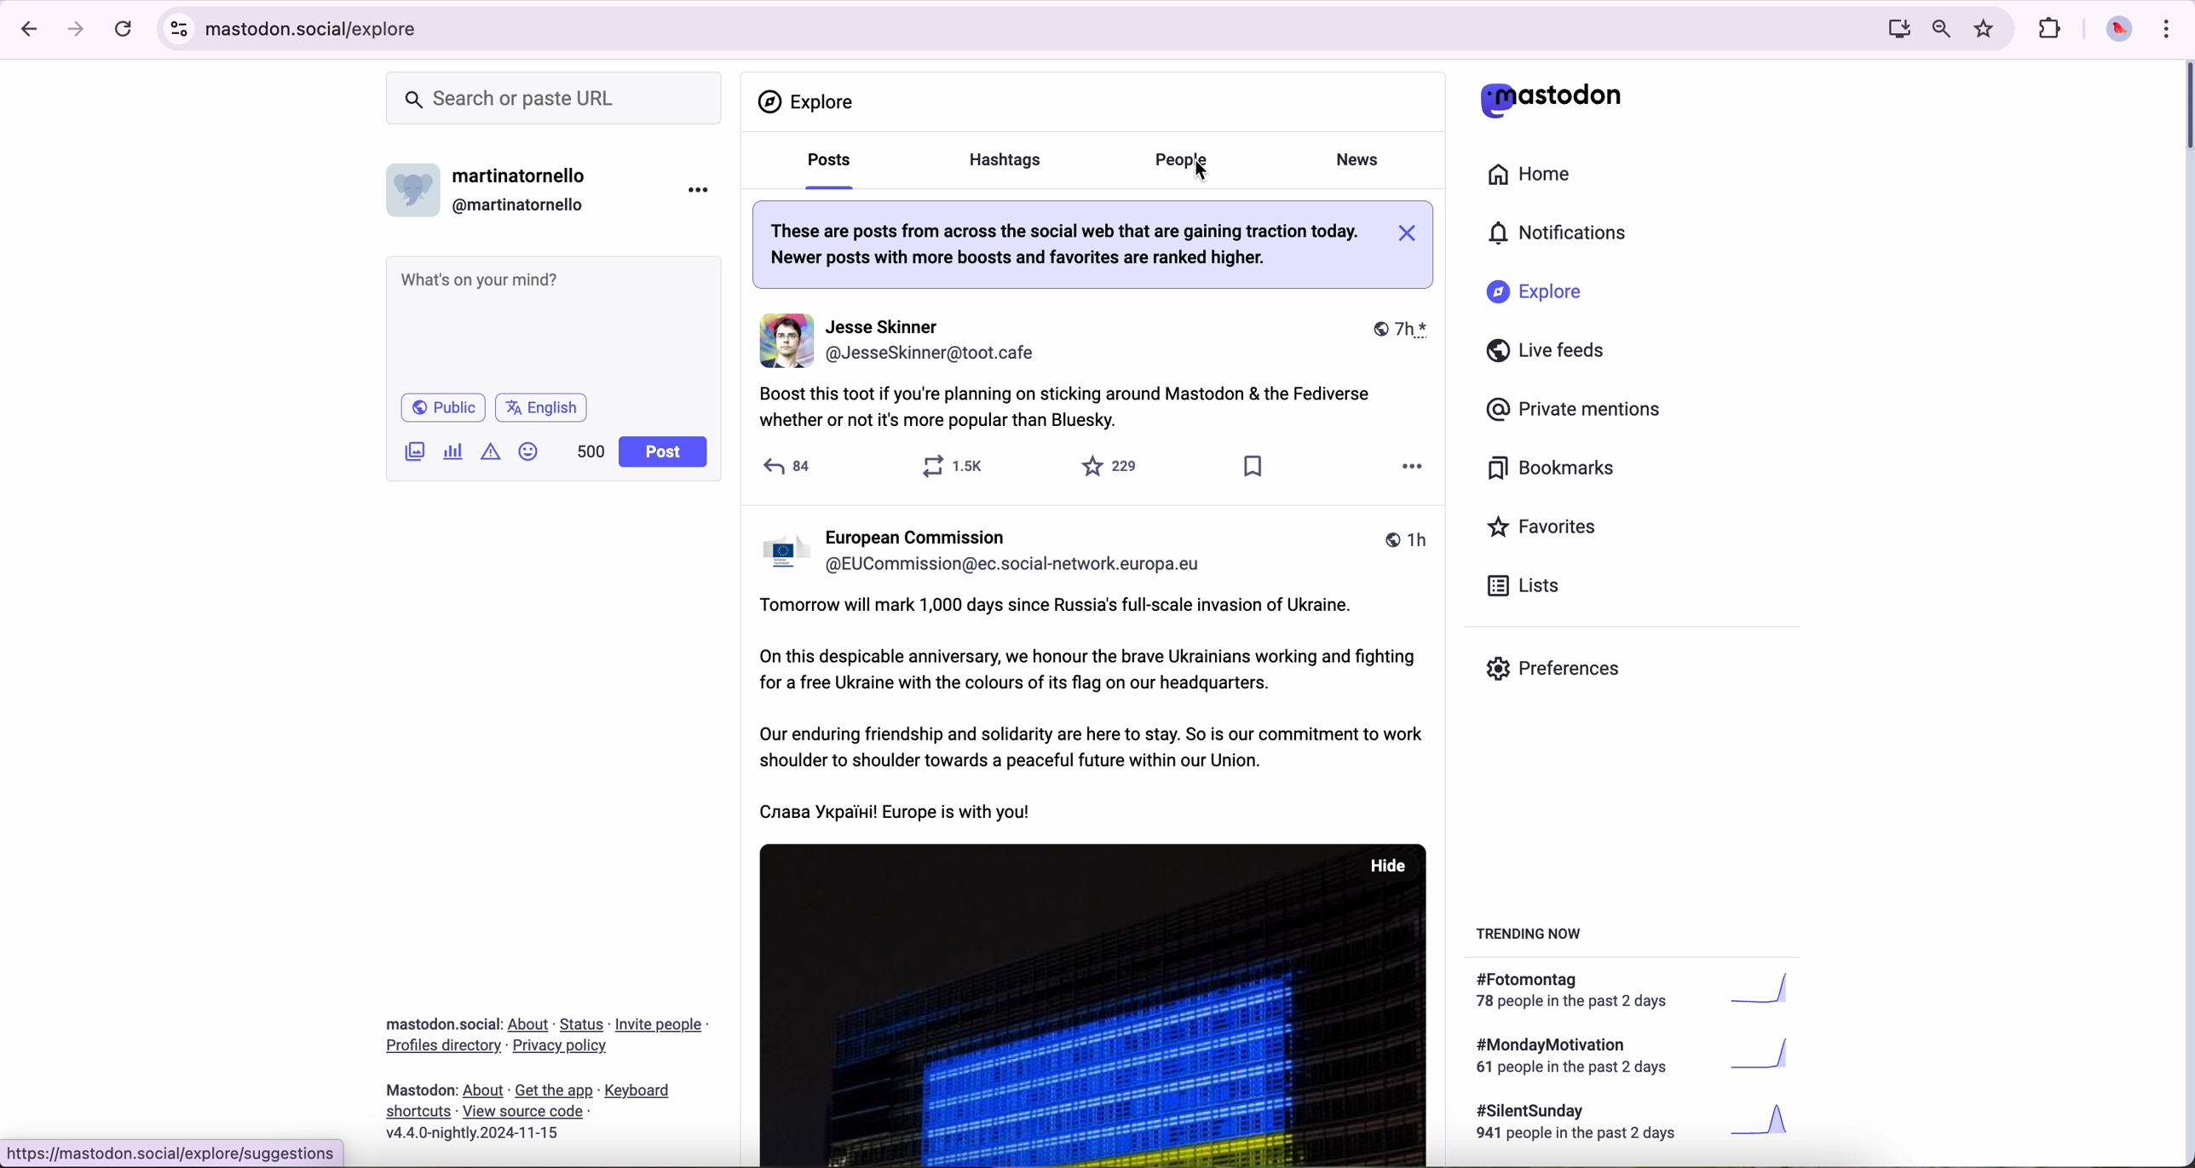 Image resolution: width=2195 pixels, height=1168 pixels. Describe the element at coordinates (1406, 471) in the screenshot. I see `more options` at that location.